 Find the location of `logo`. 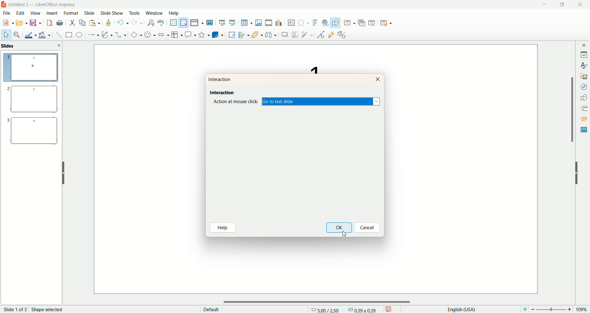

logo is located at coordinates (4, 5).